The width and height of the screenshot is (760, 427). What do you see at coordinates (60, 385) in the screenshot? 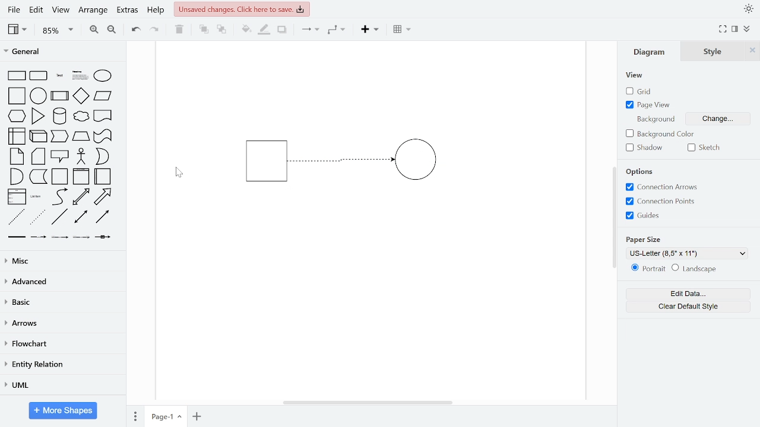
I see `UML` at bounding box center [60, 385].